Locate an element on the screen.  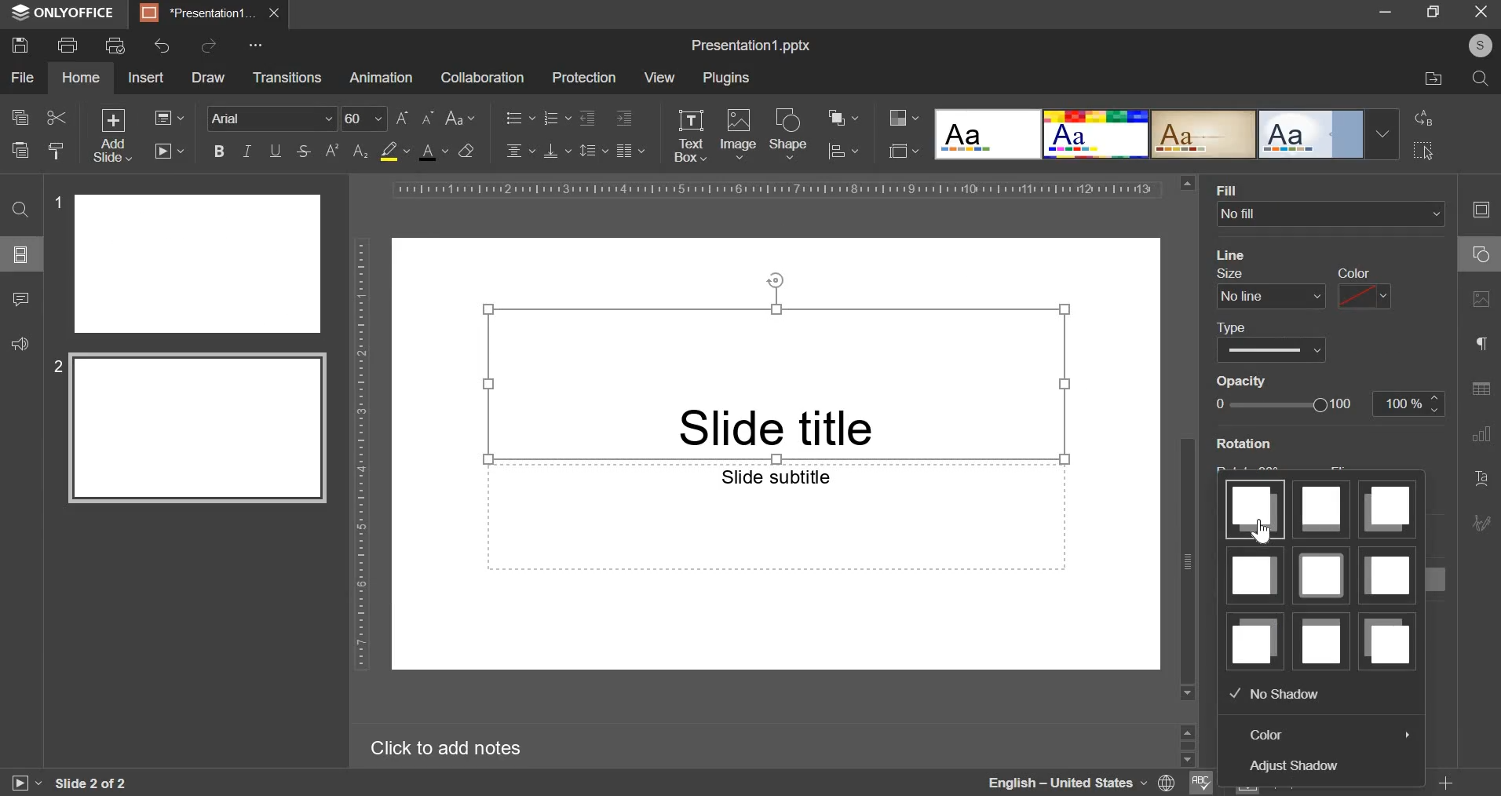
now shadow is located at coordinates (1275, 693).